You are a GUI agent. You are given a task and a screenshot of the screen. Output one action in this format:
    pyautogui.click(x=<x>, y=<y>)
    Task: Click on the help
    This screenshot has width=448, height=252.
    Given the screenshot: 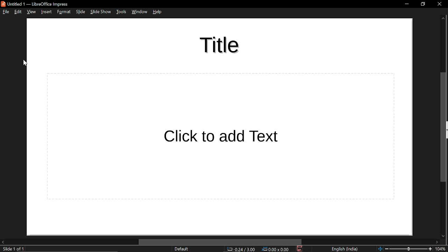 What is the action you would take?
    pyautogui.click(x=159, y=12)
    